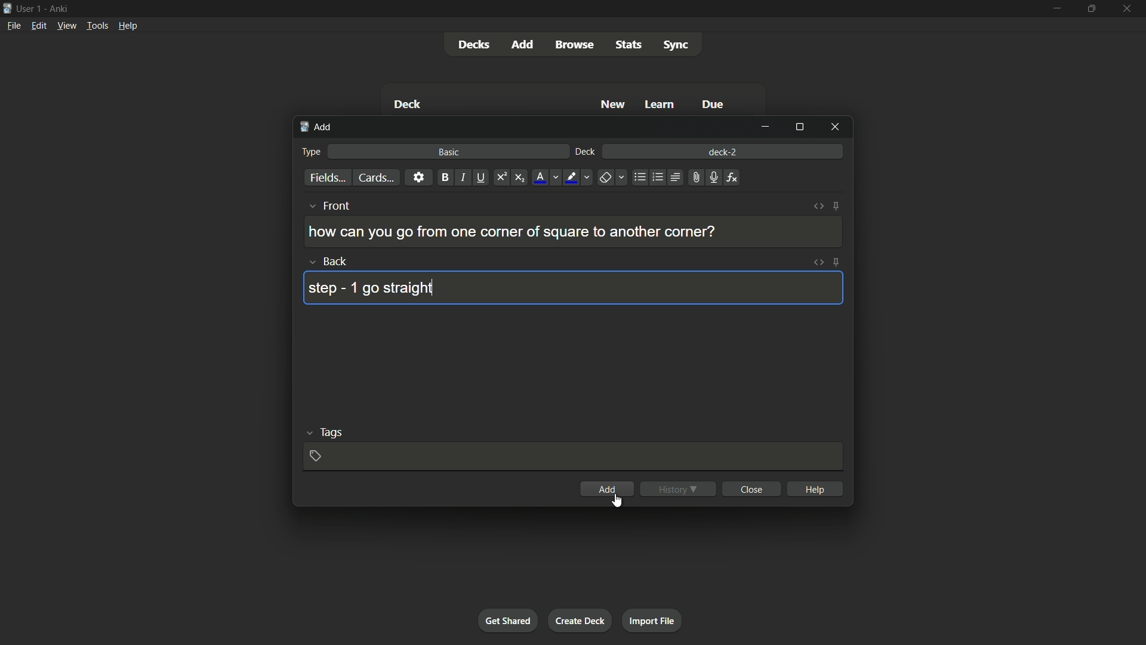 The width and height of the screenshot is (1146, 645). What do you see at coordinates (818, 261) in the screenshot?
I see `toggle html editor` at bounding box center [818, 261].